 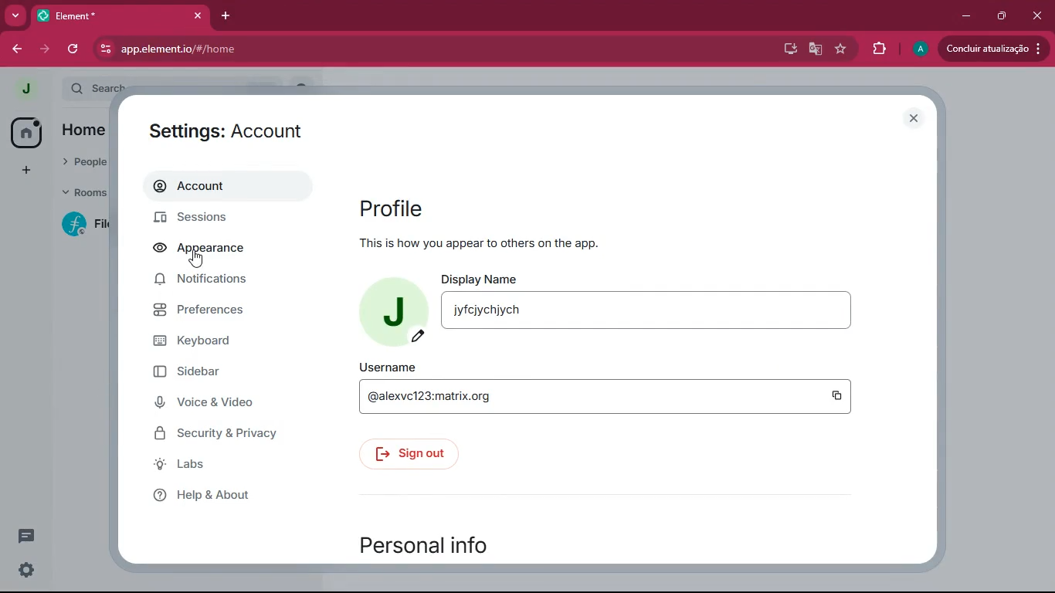 I want to click on username, so click(x=597, y=398).